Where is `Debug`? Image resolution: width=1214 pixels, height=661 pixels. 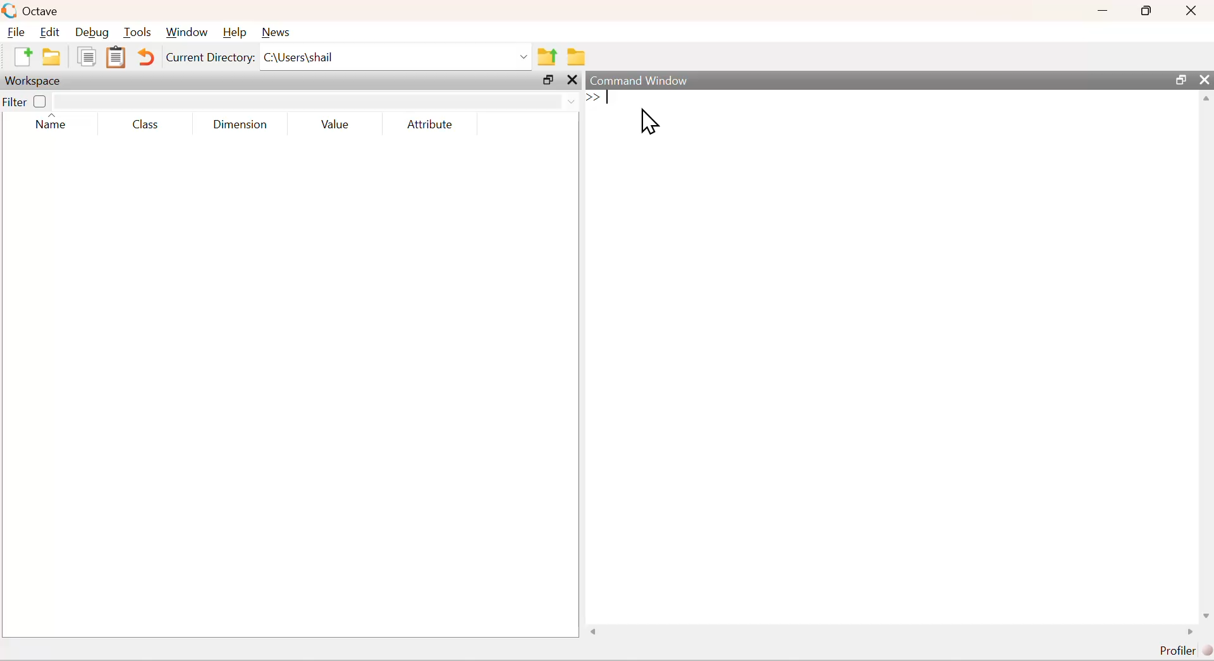 Debug is located at coordinates (93, 34).